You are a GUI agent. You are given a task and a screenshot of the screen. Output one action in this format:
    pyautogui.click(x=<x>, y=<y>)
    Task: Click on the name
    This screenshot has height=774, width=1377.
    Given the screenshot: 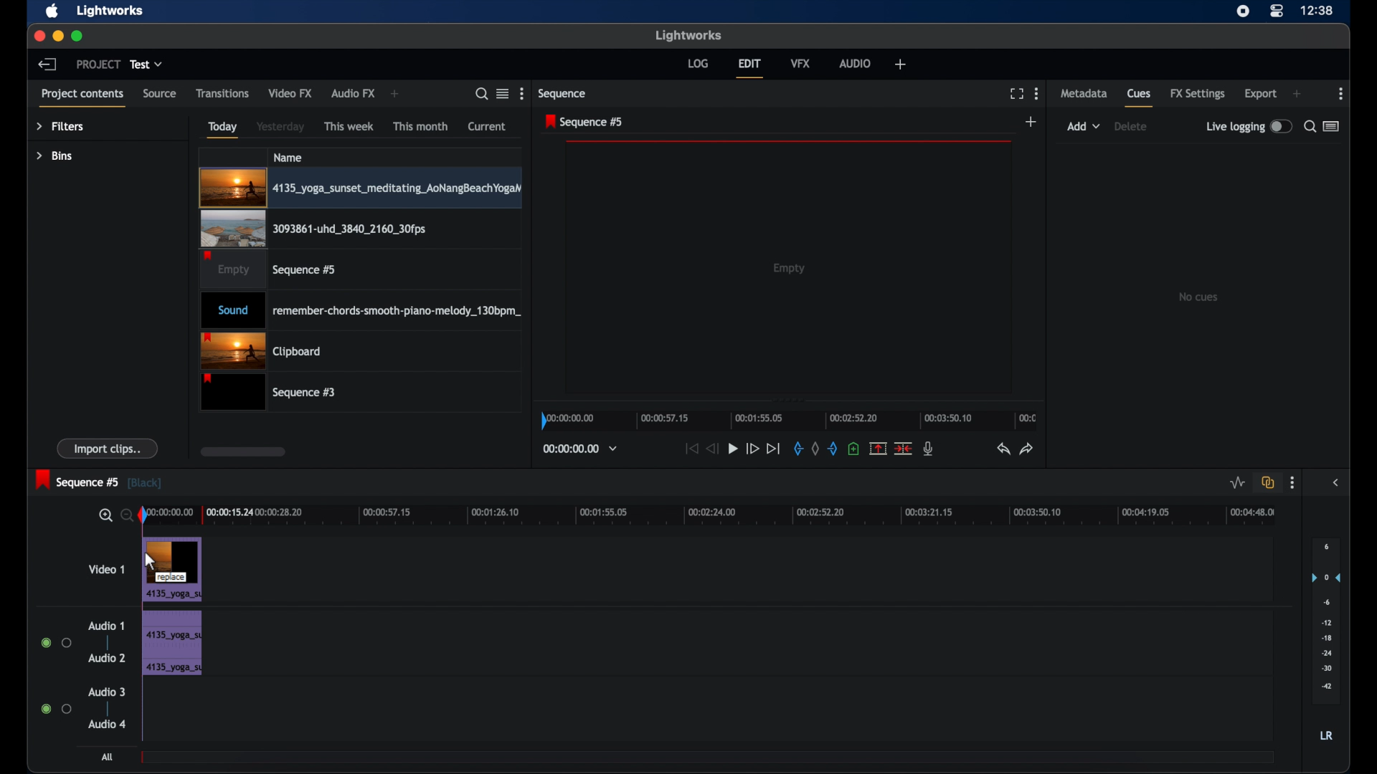 What is the action you would take?
    pyautogui.click(x=288, y=157)
    